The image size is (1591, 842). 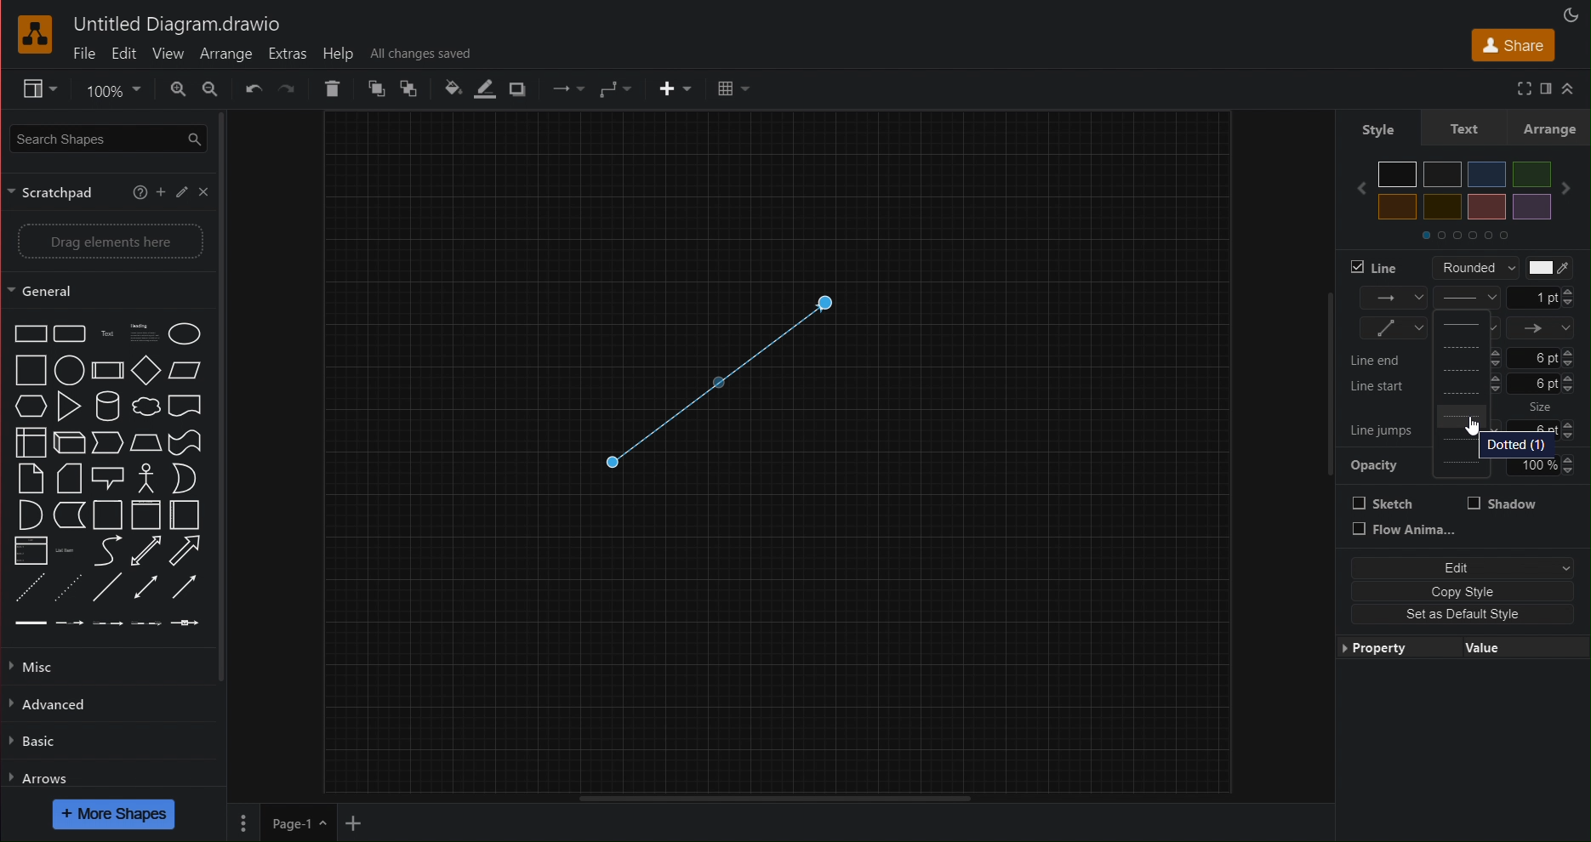 What do you see at coordinates (1550, 128) in the screenshot?
I see `Arrange` at bounding box center [1550, 128].